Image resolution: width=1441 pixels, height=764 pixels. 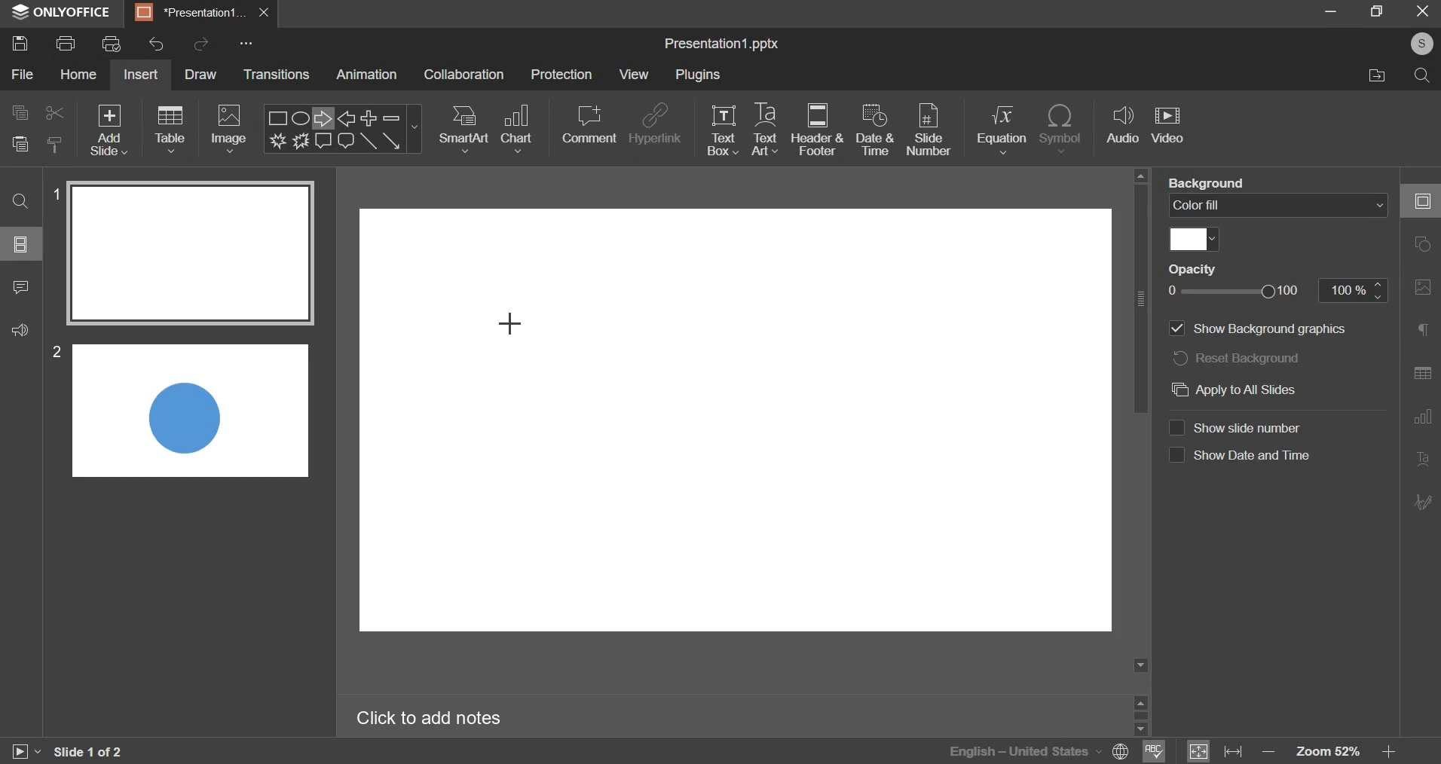 What do you see at coordinates (112, 42) in the screenshot?
I see `print preview` at bounding box center [112, 42].